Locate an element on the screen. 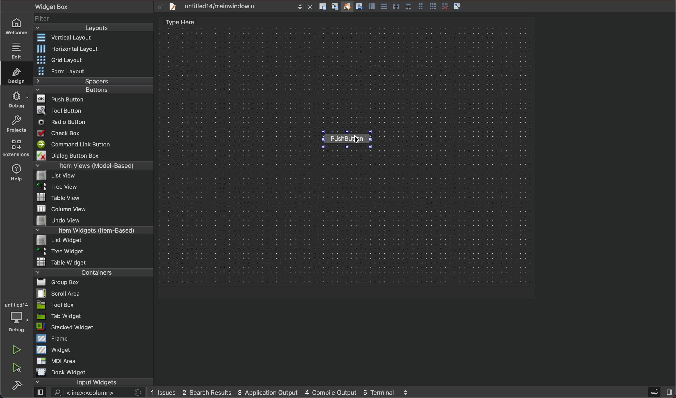  containers is located at coordinates (92, 274).